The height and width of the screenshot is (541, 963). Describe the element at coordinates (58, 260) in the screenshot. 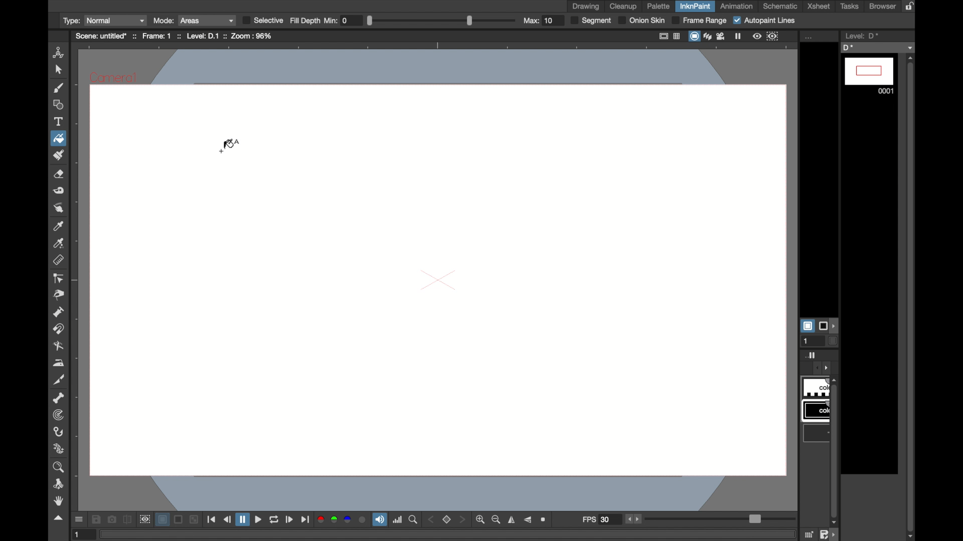

I see `ruler tool` at that location.